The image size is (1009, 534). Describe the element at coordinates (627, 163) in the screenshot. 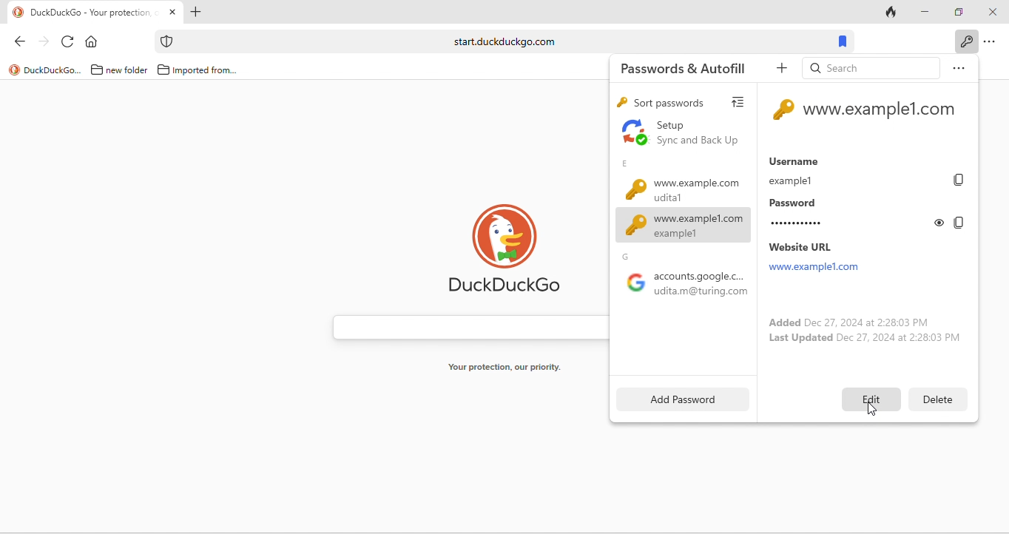

I see `e` at that location.